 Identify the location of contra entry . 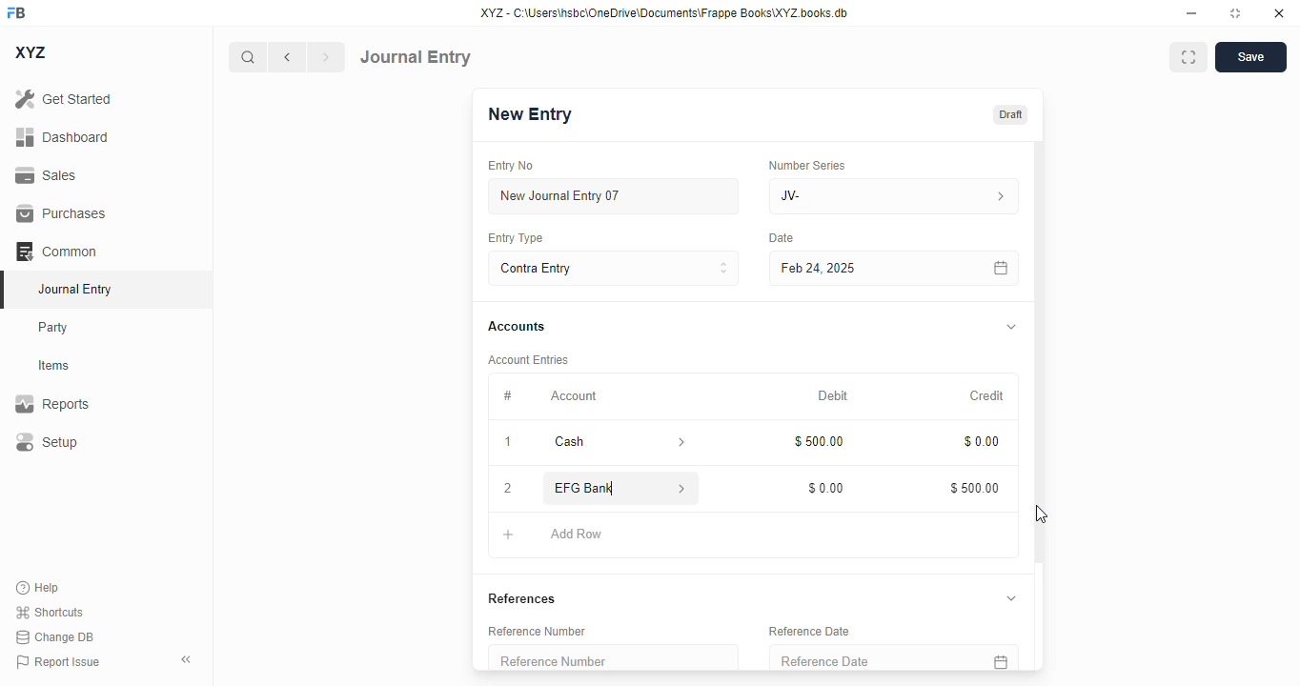
(613, 267).